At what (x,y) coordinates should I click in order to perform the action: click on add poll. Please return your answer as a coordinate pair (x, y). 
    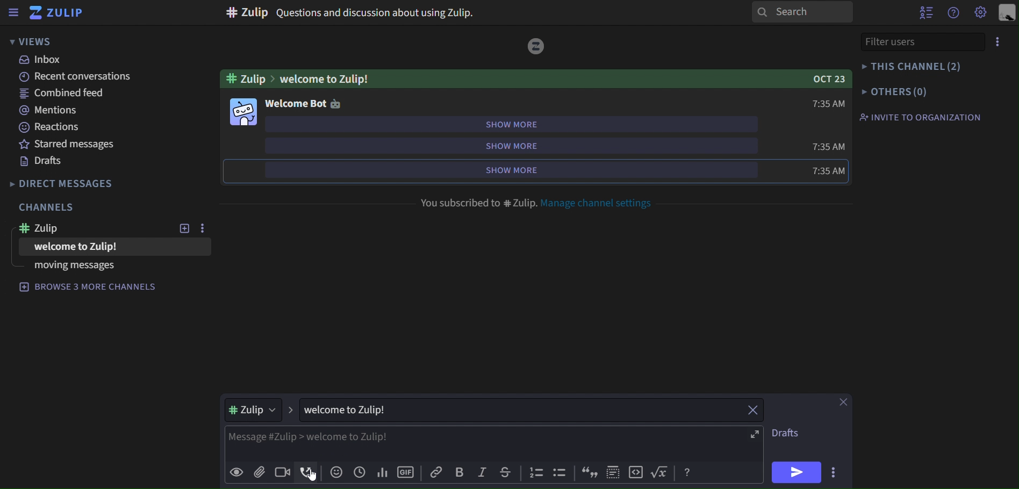
    Looking at the image, I should click on (381, 472).